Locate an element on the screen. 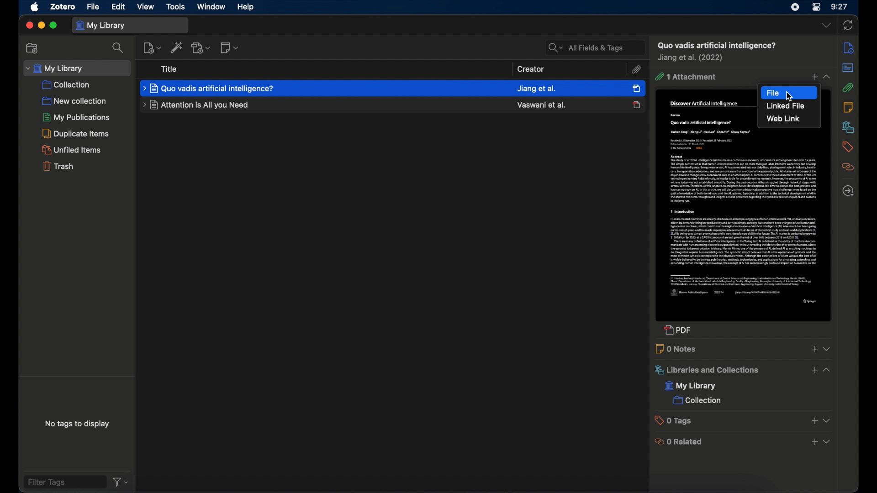 The image size is (877, 493). pdf is located at coordinates (678, 331).